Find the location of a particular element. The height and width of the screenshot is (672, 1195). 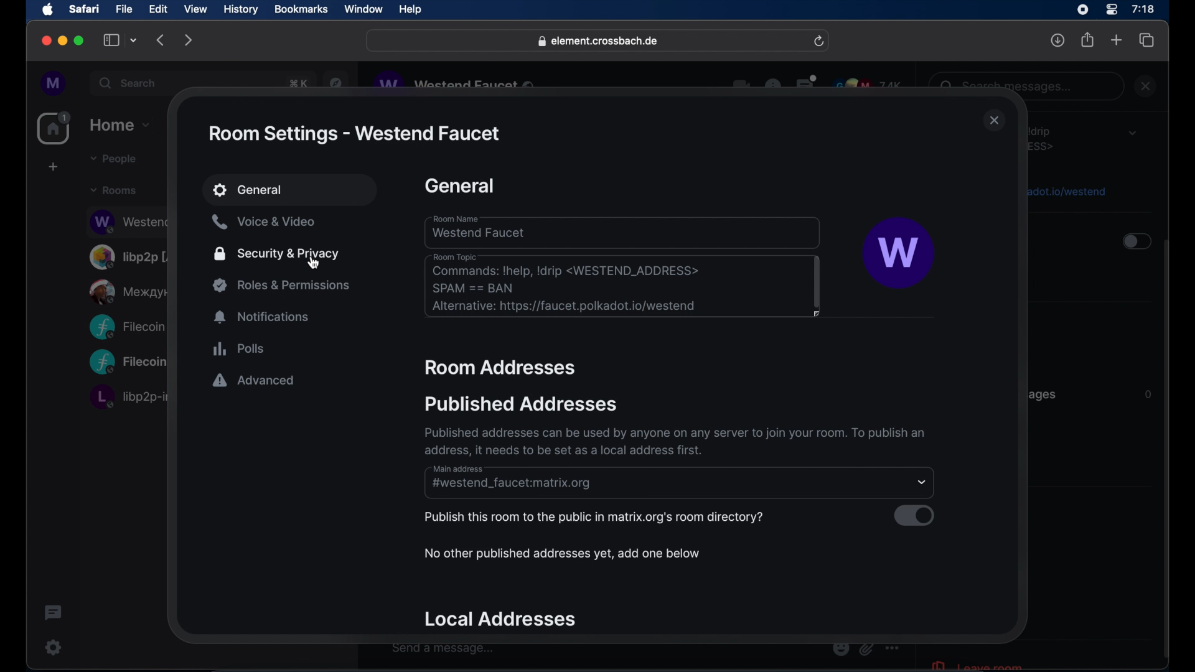

obscure text is located at coordinates (1009, 86).